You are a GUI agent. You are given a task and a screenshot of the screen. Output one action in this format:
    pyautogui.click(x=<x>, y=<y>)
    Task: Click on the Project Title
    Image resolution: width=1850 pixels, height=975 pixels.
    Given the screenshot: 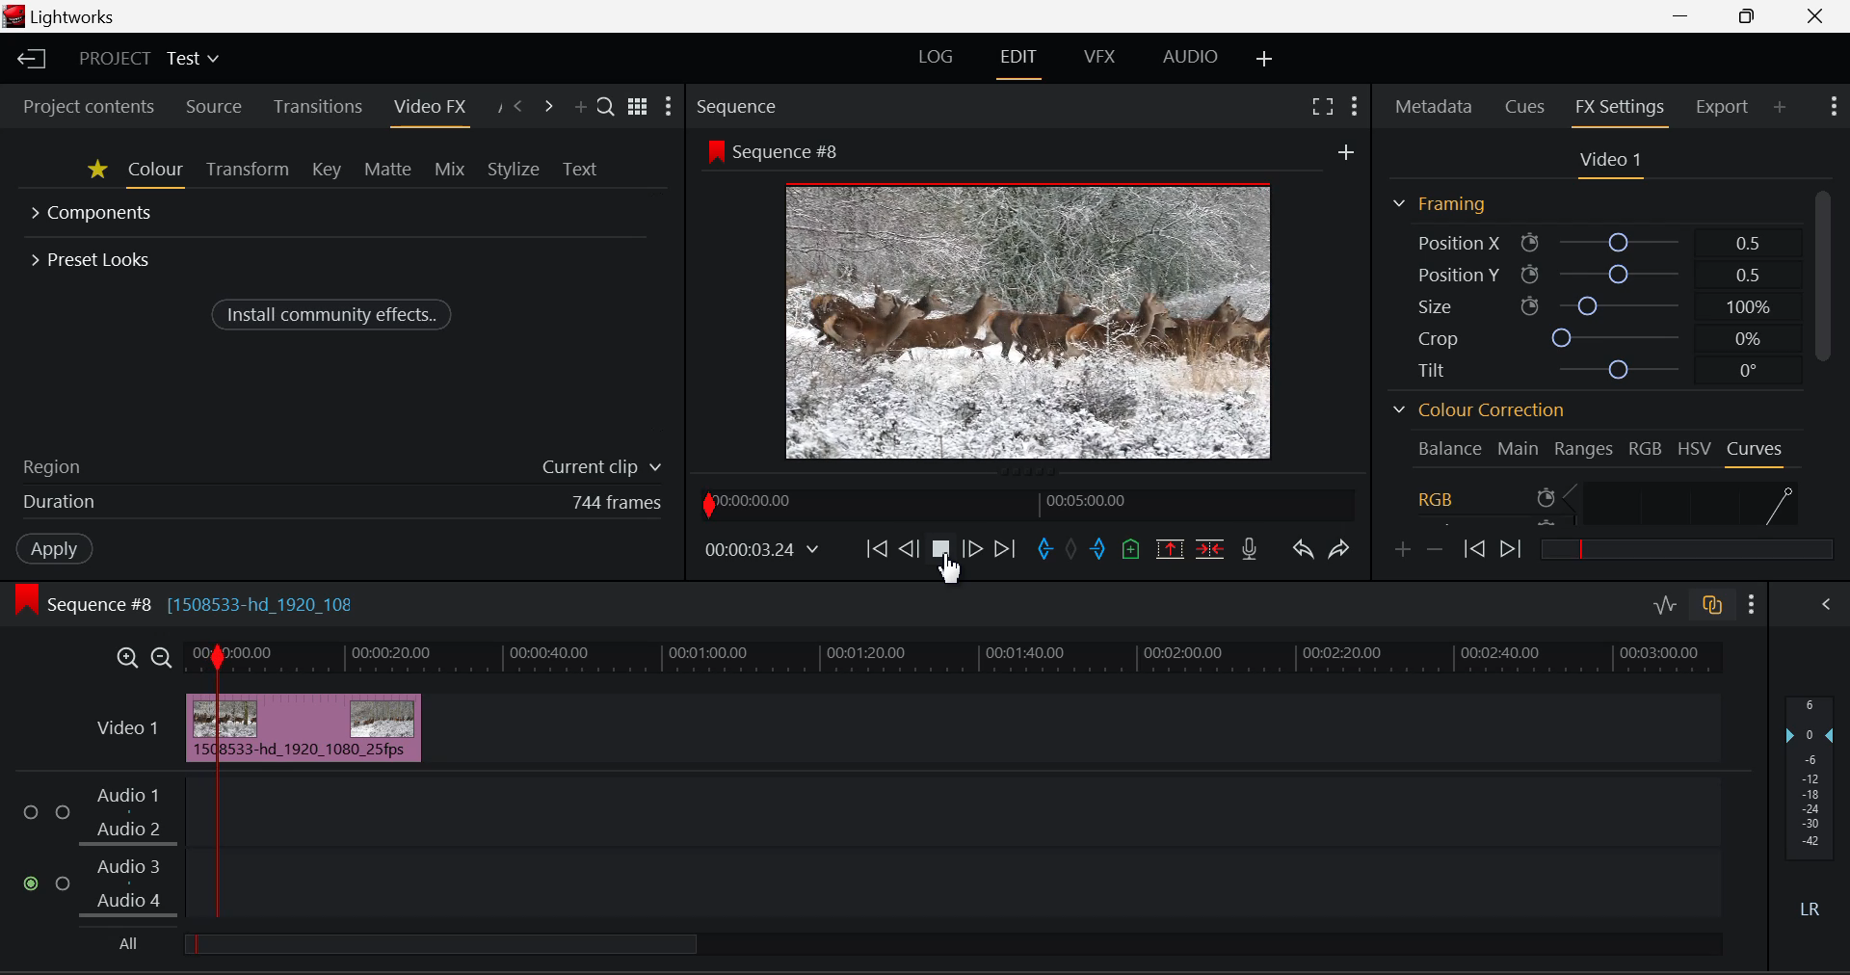 What is the action you would take?
    pyautogui.click(x=148, y=60)
    